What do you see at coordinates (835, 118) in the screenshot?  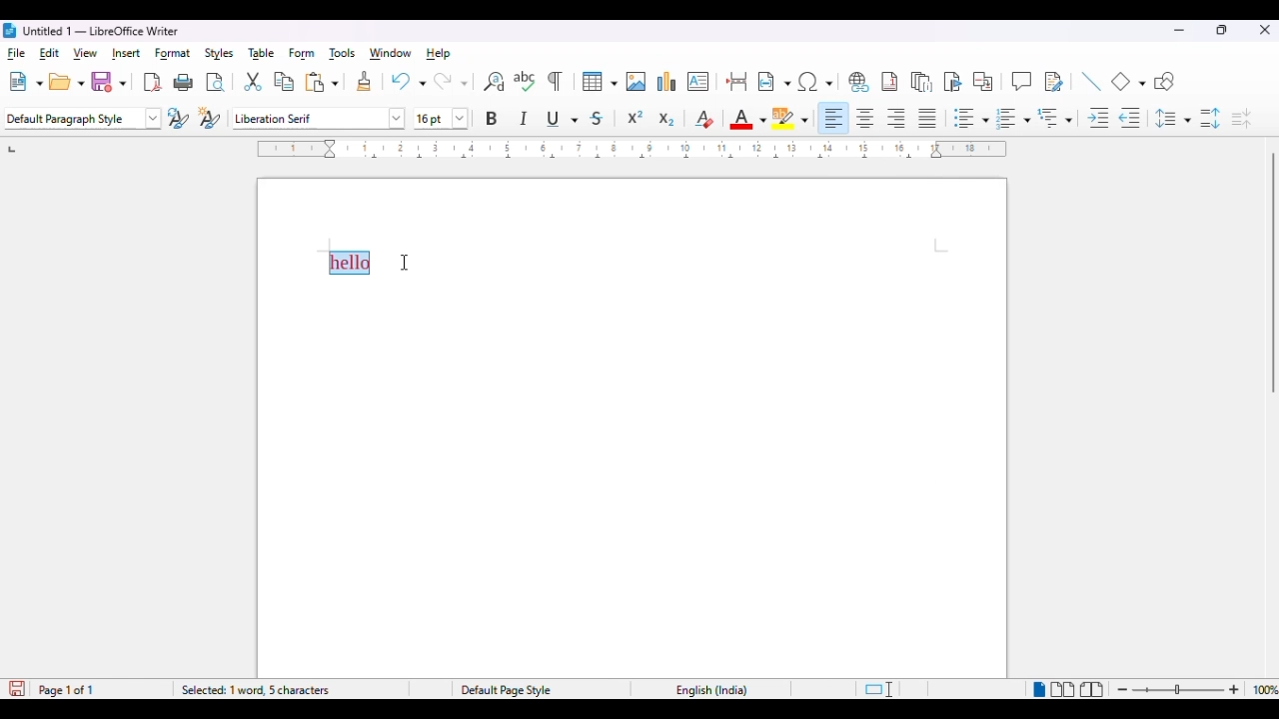 I see `align left` at bounding box center [835, 118].